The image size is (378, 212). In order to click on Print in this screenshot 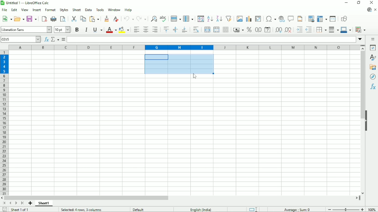, I will do `click(53, 19)`.